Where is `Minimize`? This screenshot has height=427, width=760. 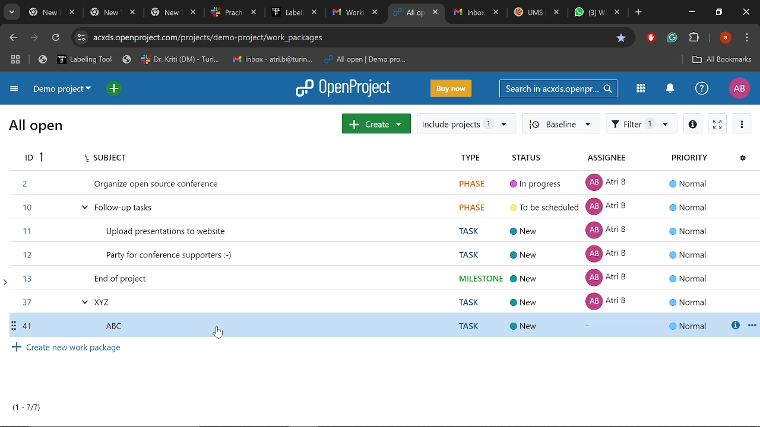 Minimize is located at coordinates (692, 11).